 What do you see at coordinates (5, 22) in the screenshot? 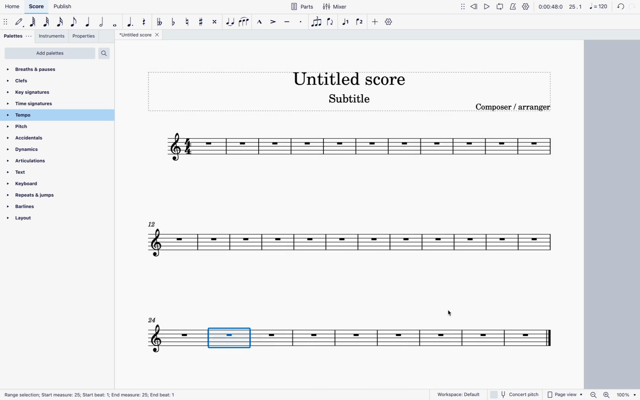
I see `move` at bounding box center [5, 22].